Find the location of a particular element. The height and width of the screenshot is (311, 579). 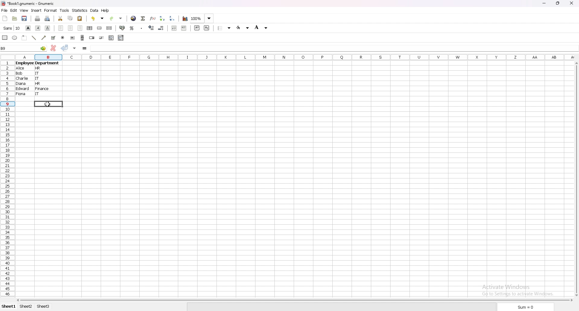

cut is located at coordinates (60, 18).